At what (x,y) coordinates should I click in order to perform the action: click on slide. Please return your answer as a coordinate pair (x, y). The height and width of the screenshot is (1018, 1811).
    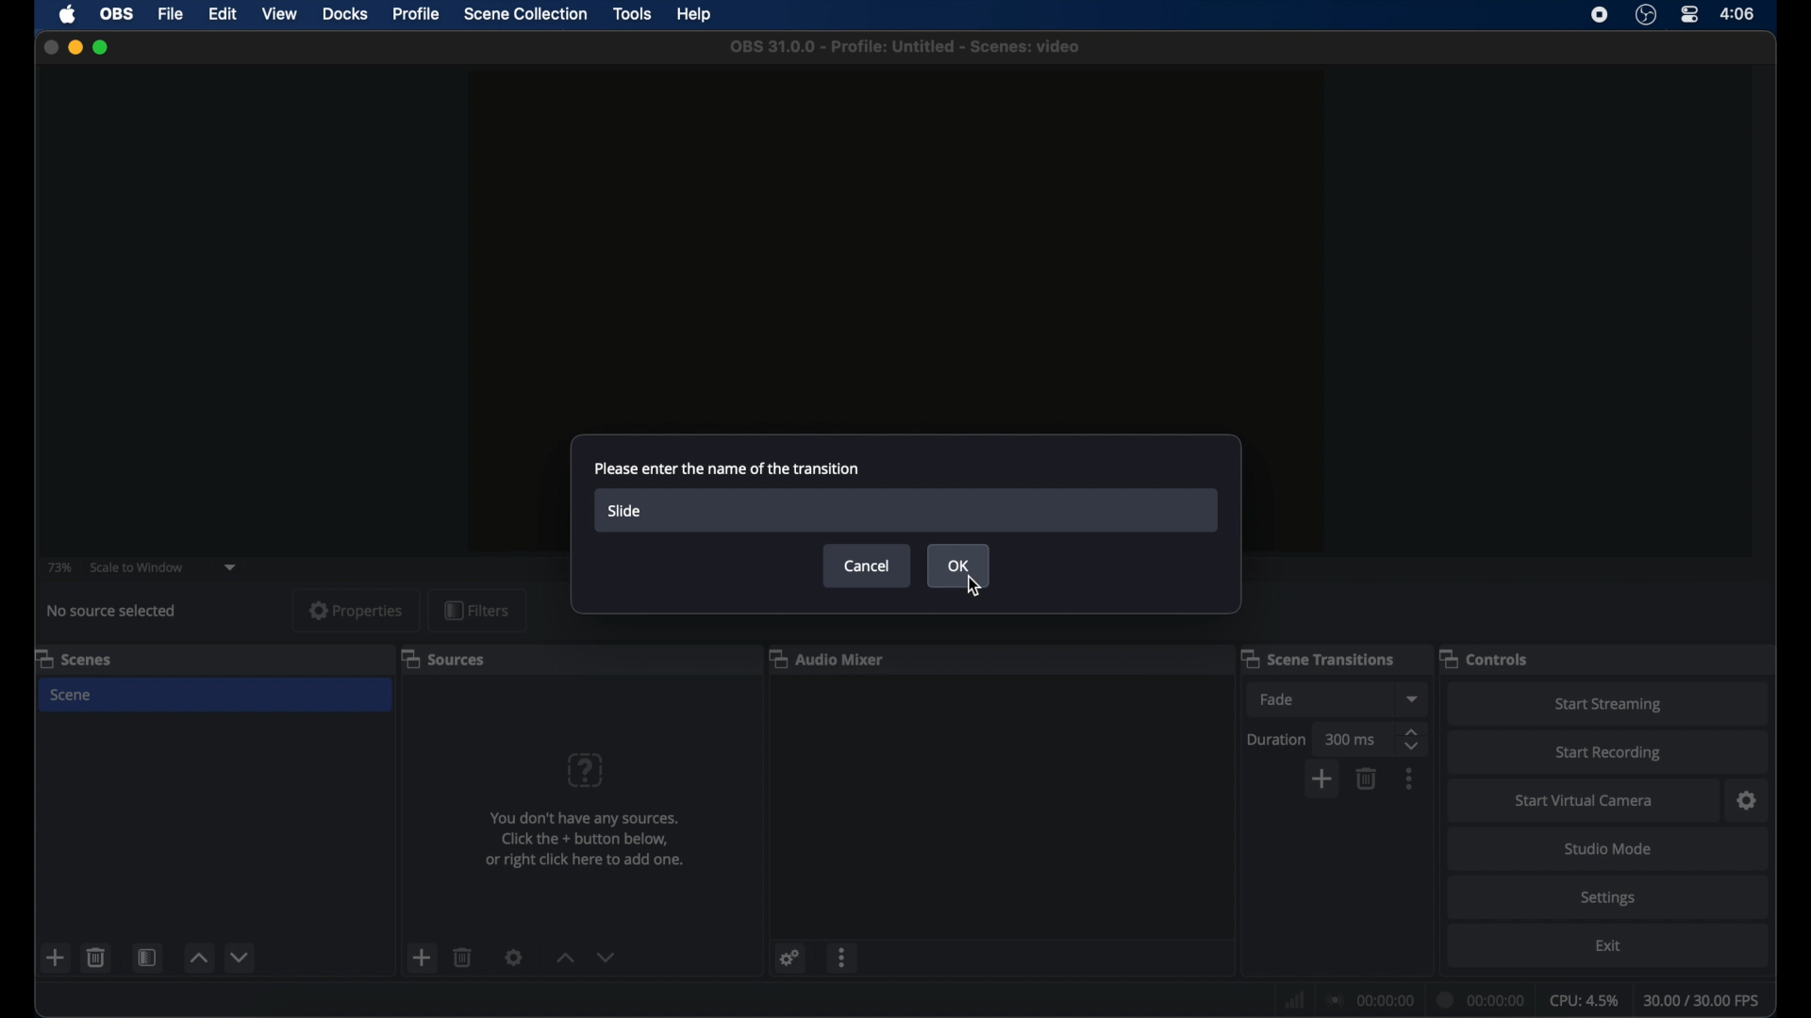
    Looking at the image, I should click on (626, 513).